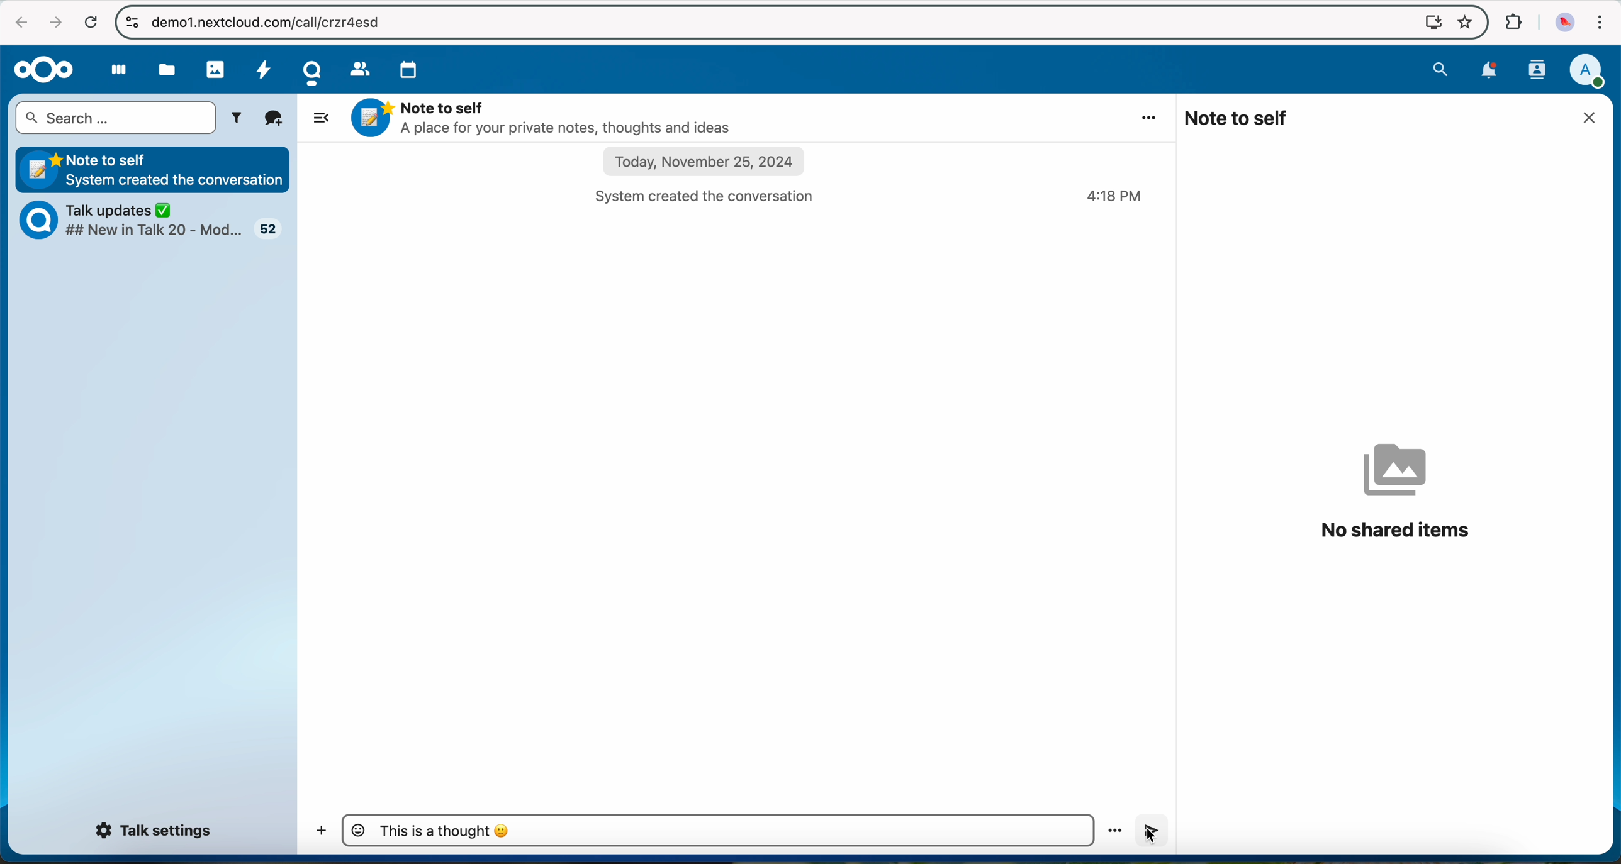 The width and height of the screenshot is (1621, 864). I want to click on click on send, so click(1151, 831).